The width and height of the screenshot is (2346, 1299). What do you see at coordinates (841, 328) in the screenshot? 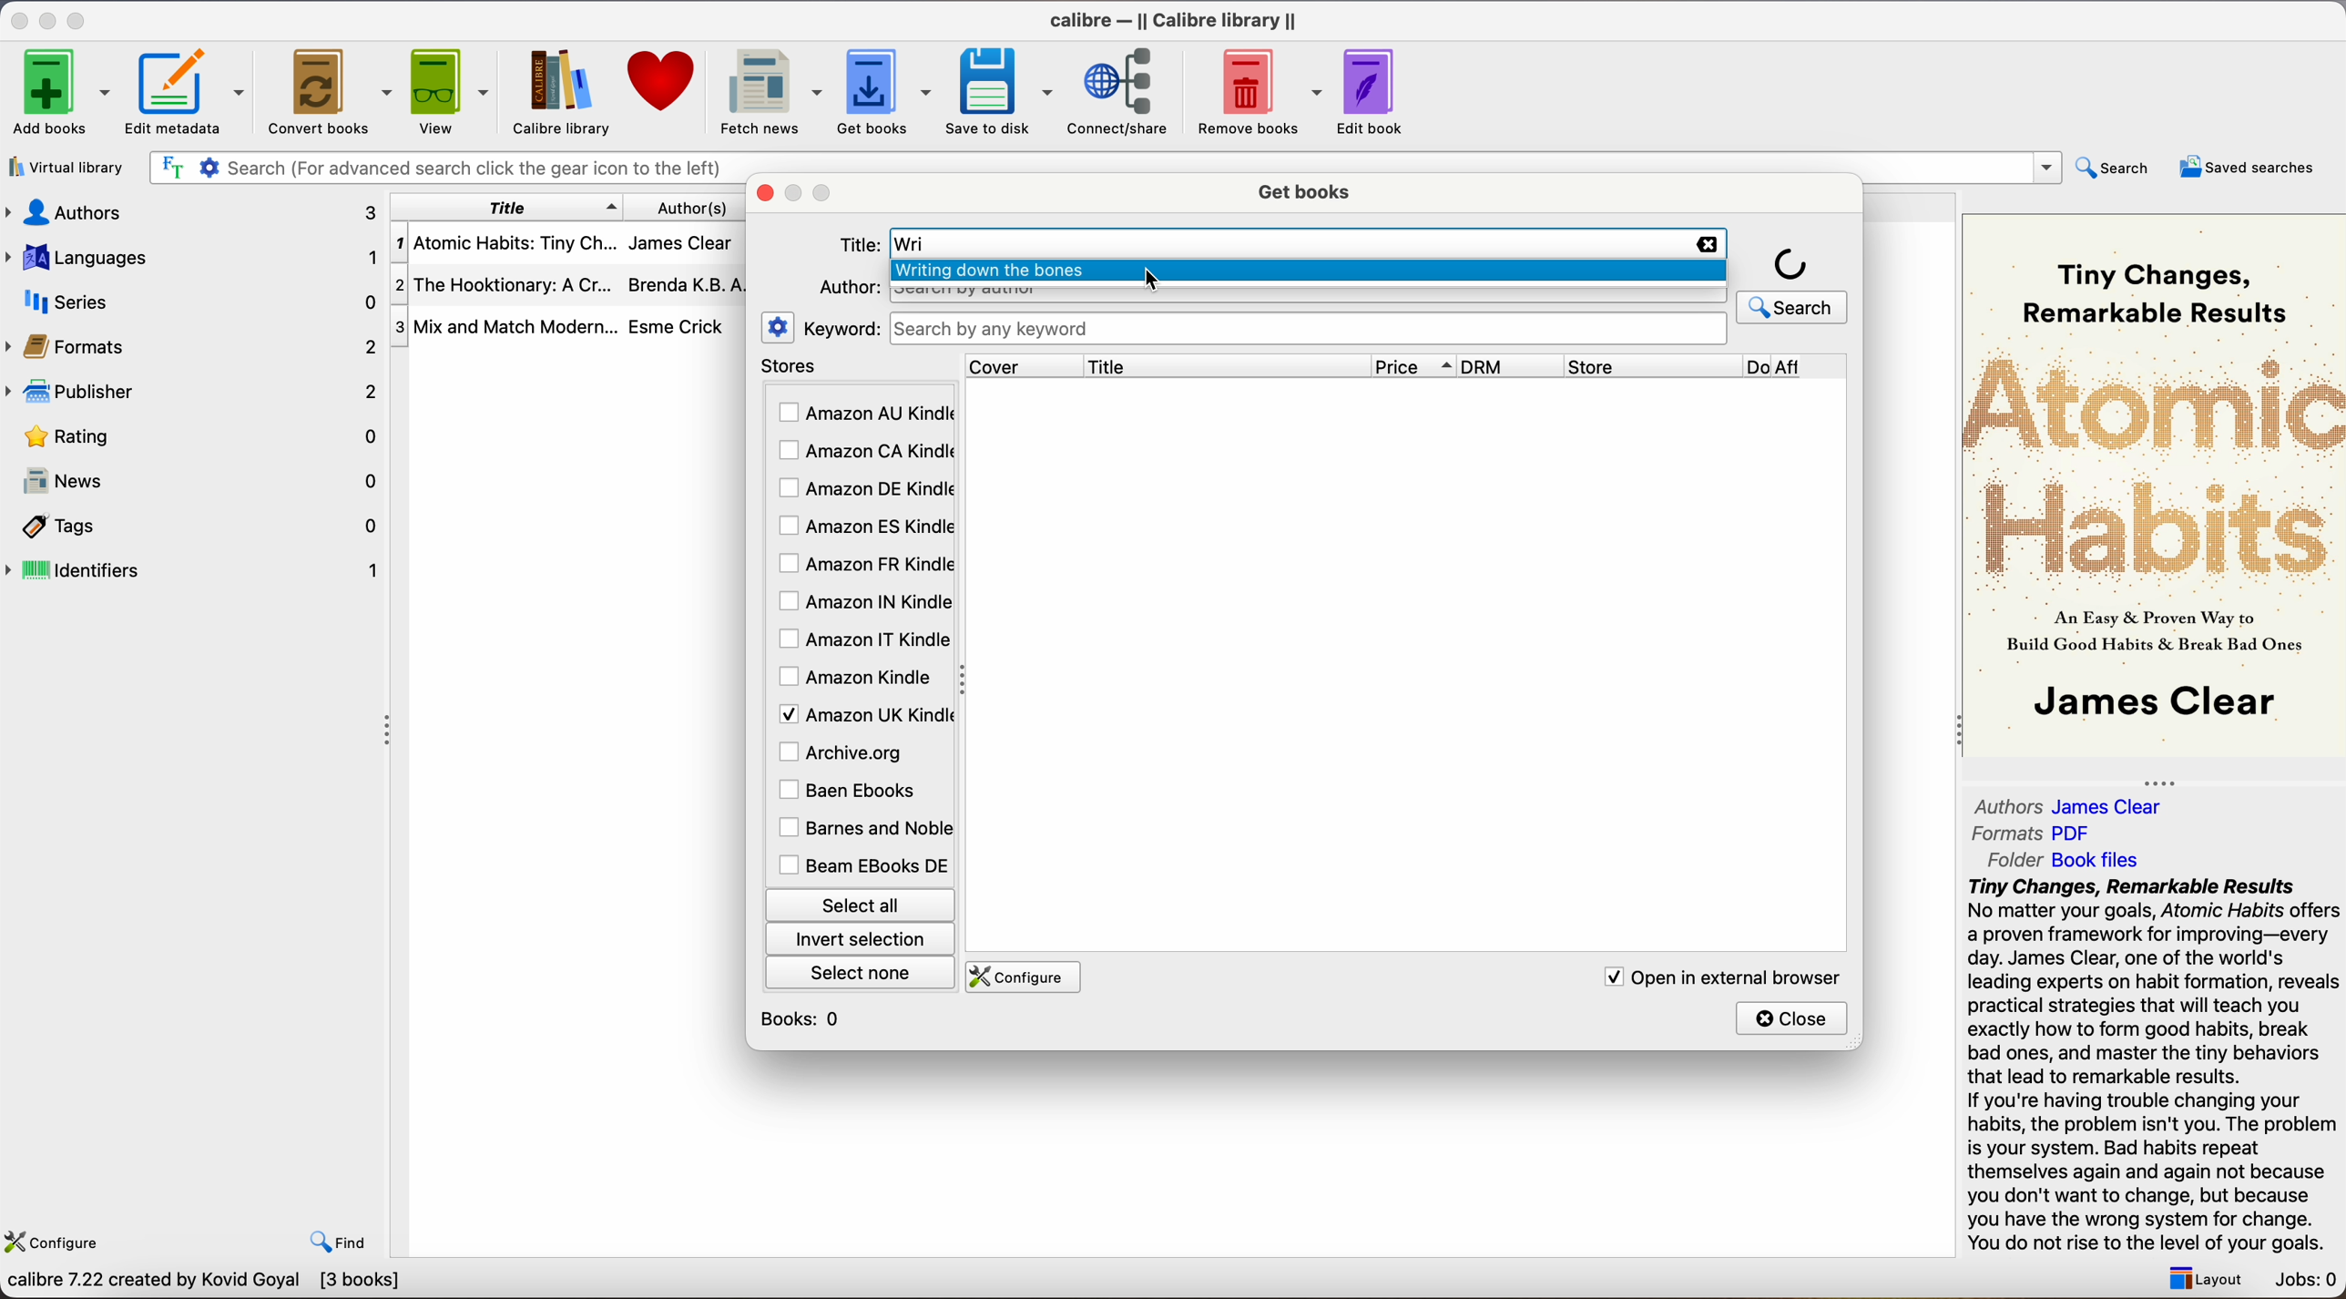
I see `keyword` at bounding box center [841, 328].